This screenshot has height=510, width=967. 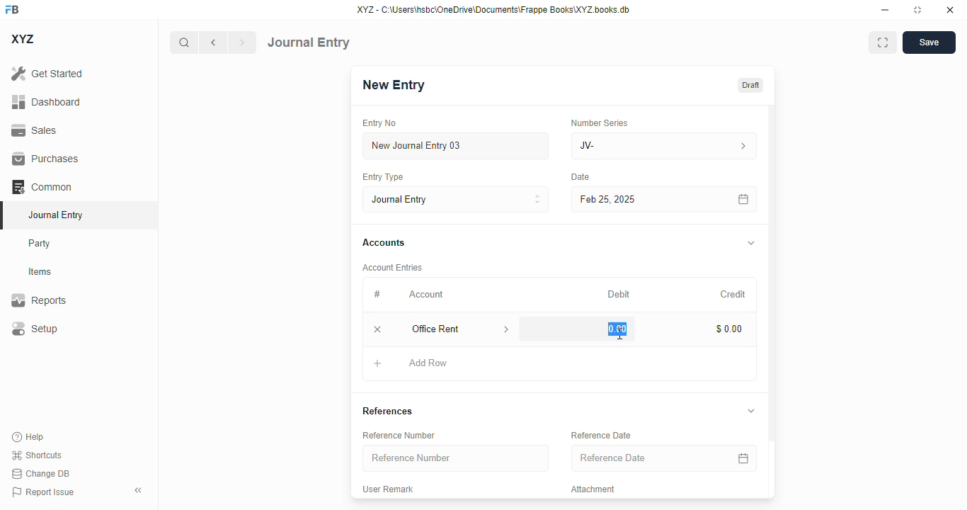 I want to click on add row, so click(x=427, y=363).